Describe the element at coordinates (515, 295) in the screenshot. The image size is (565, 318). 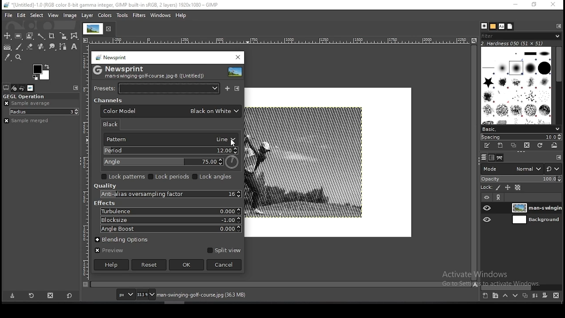
I see `move layer one step down` at that location.